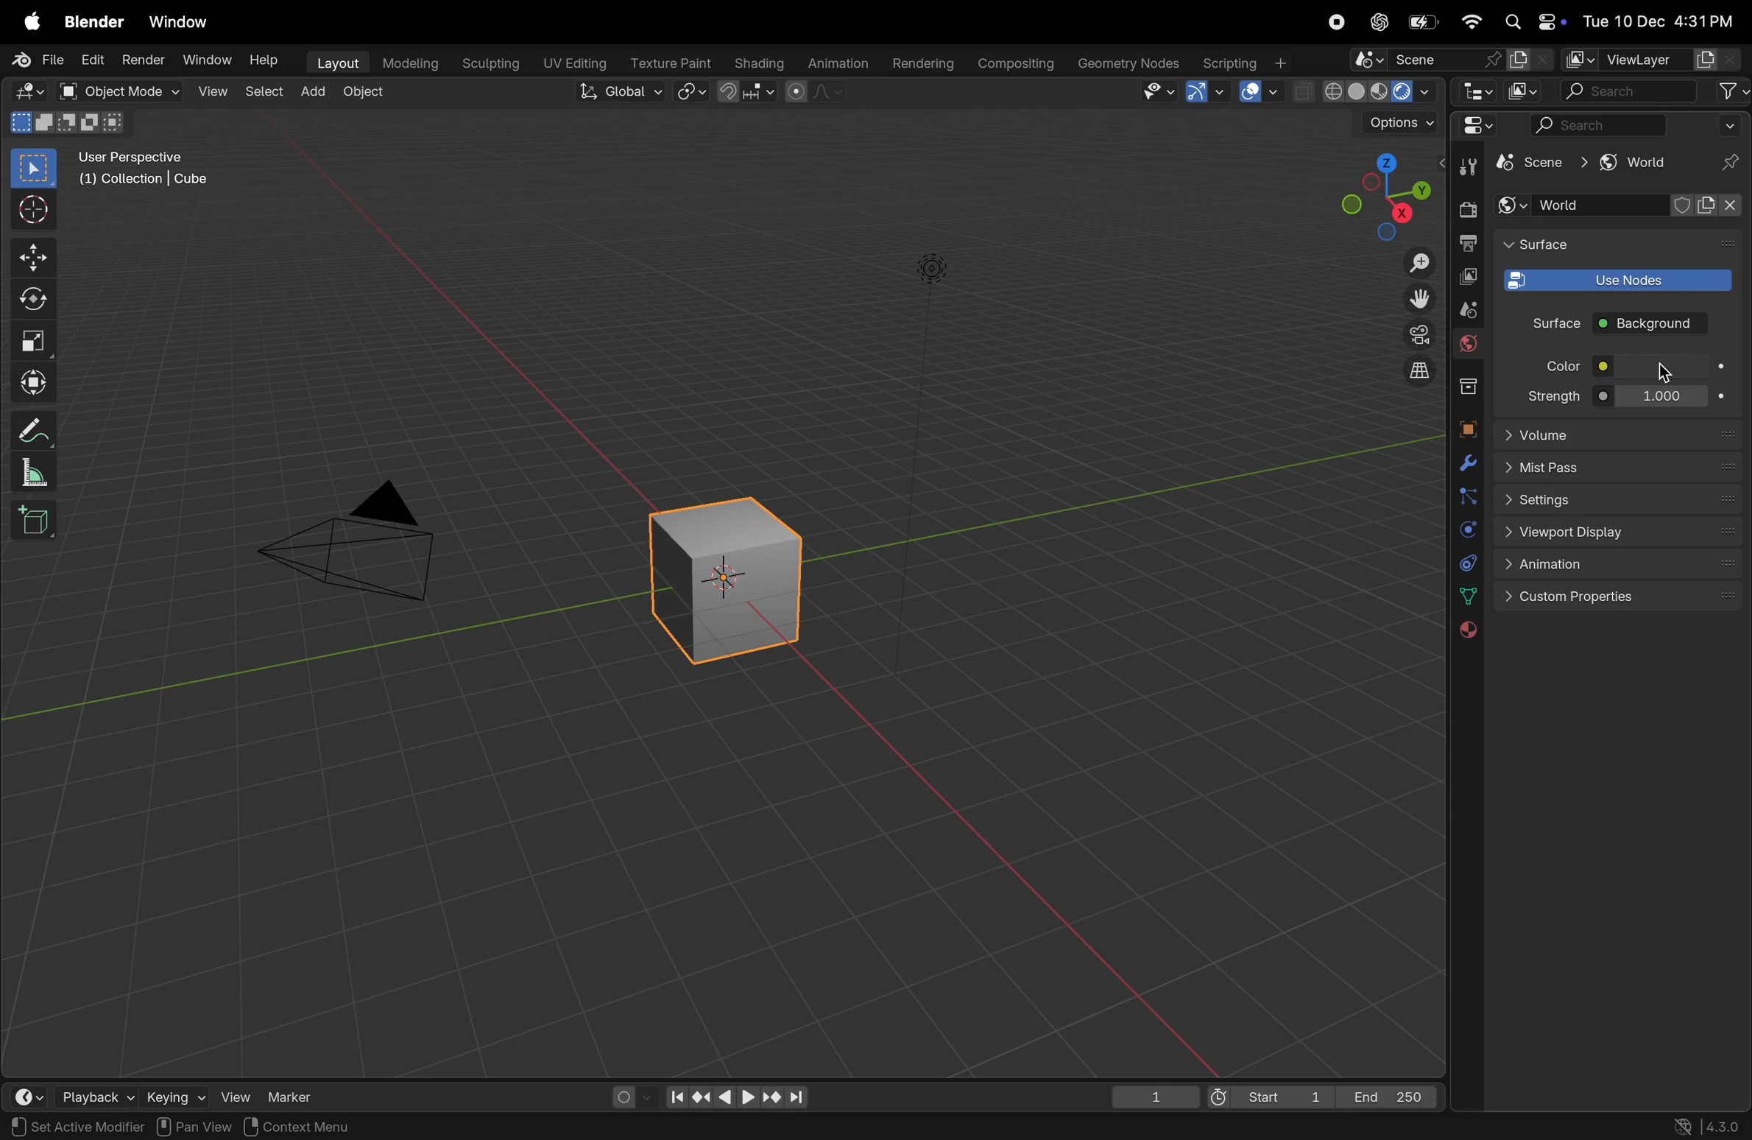  Describe the element at coordinates (1390, 1096) in the screenshot. I see `End 250` at that location.